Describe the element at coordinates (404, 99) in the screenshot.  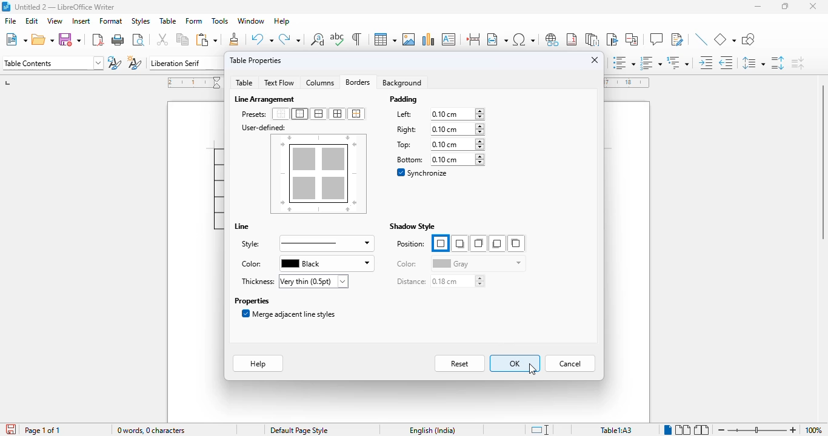
I see `padding` at that location.